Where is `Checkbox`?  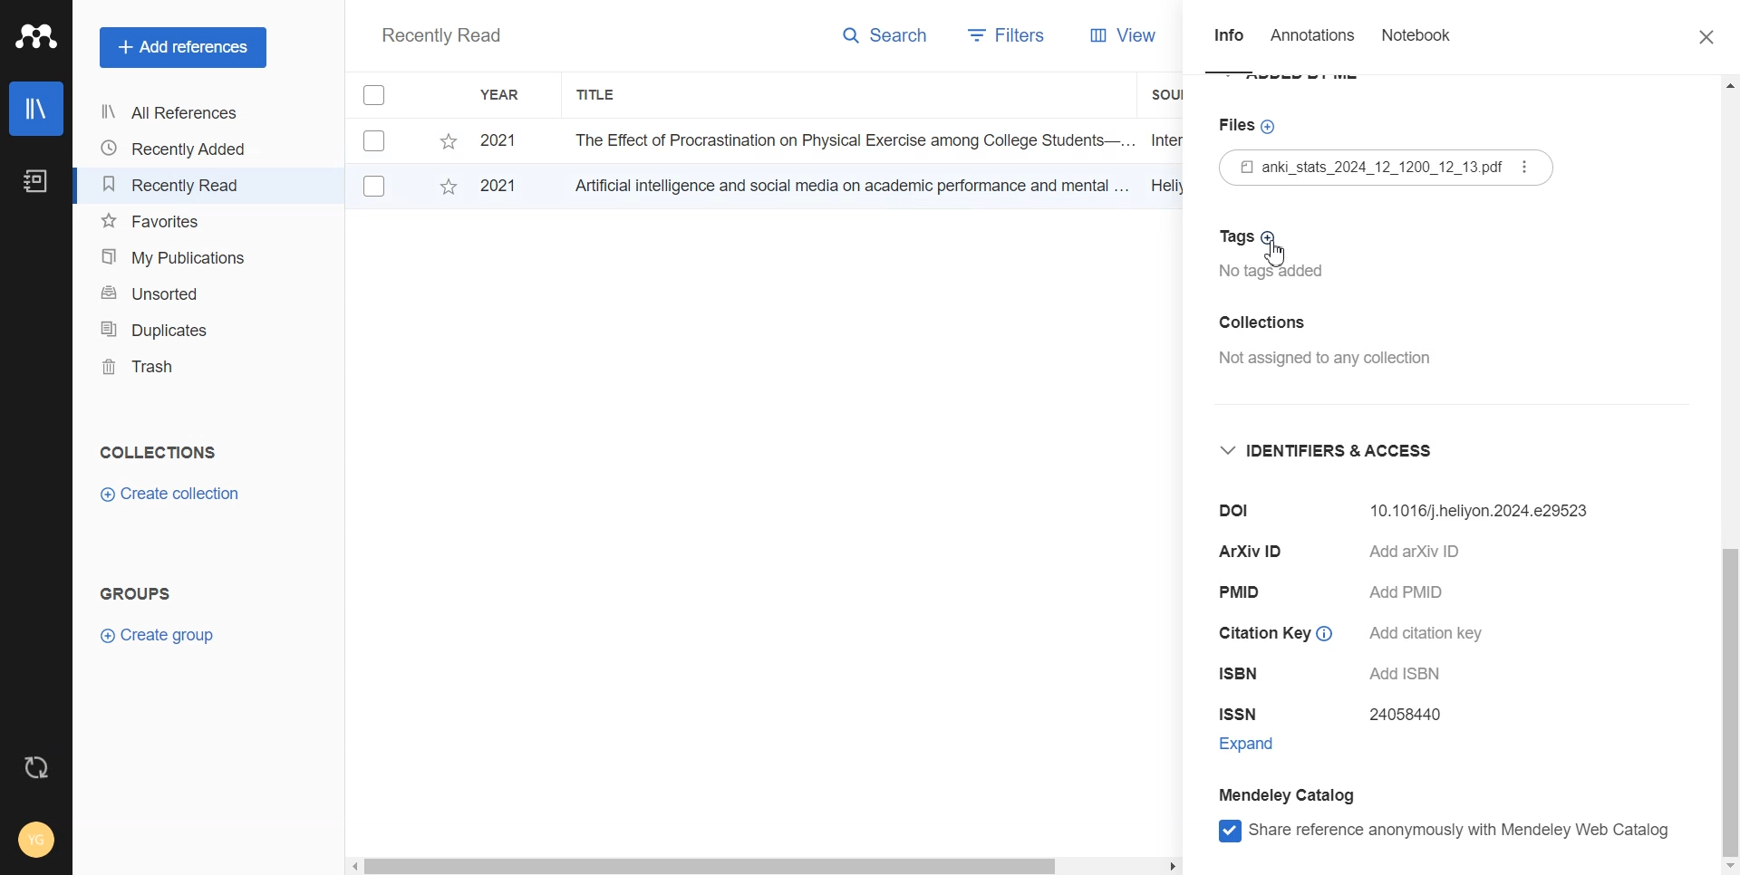 Checkbox is located at coordinates (375, 187).